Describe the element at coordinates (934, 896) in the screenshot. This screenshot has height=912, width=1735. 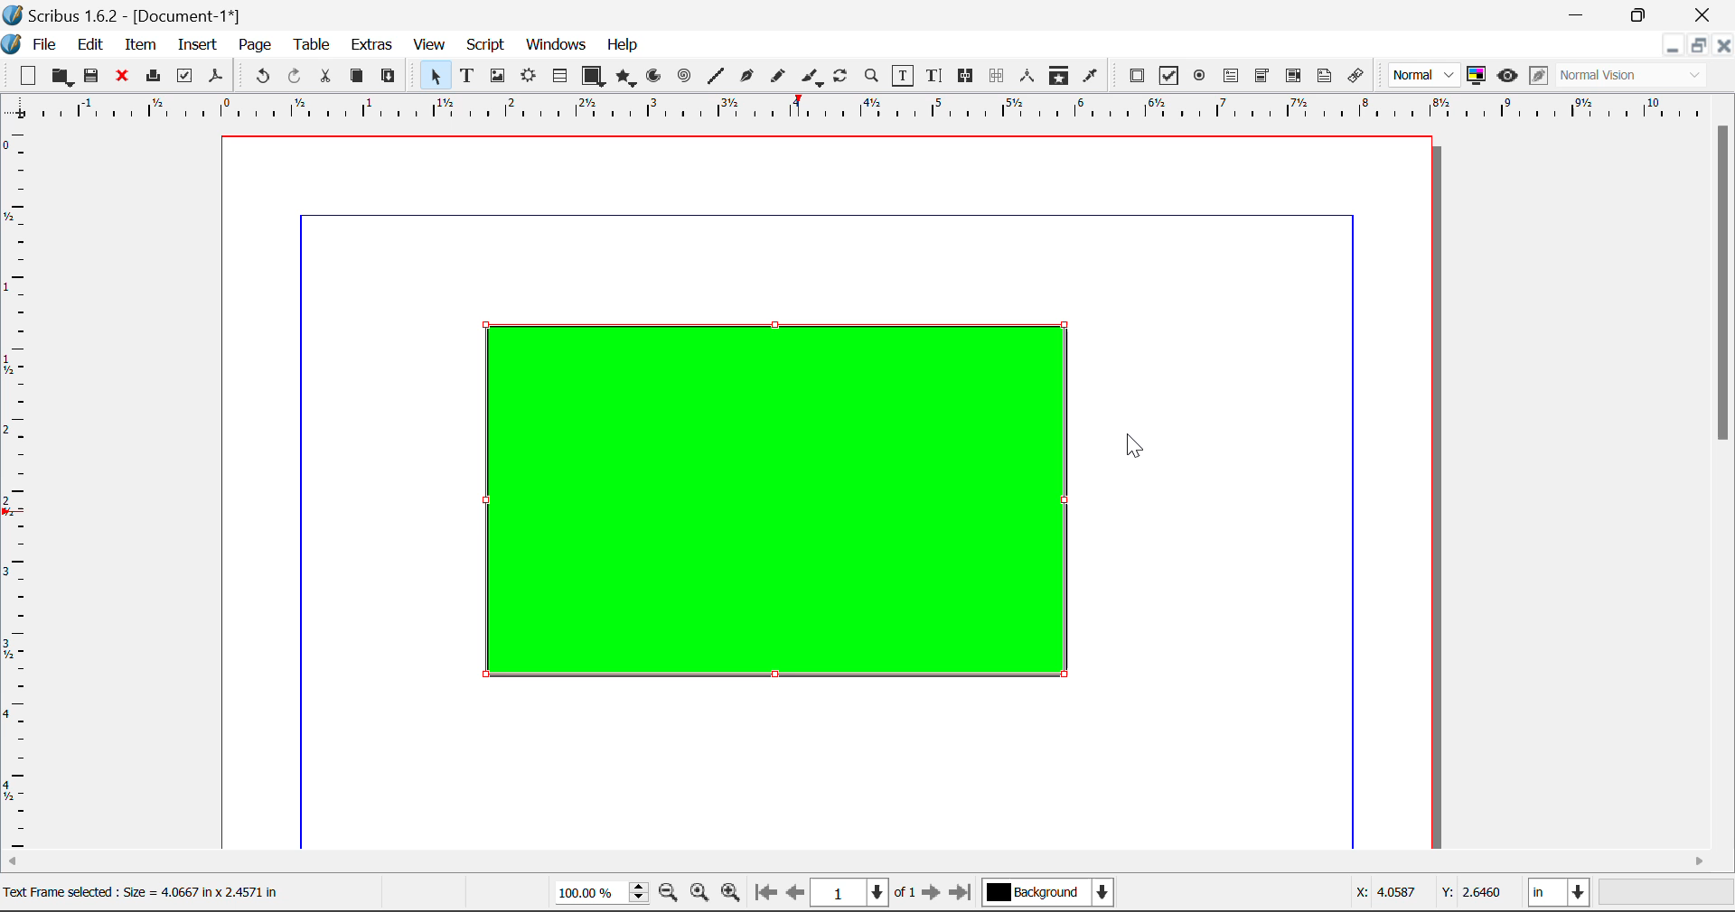
I see `Next Page` at that location.